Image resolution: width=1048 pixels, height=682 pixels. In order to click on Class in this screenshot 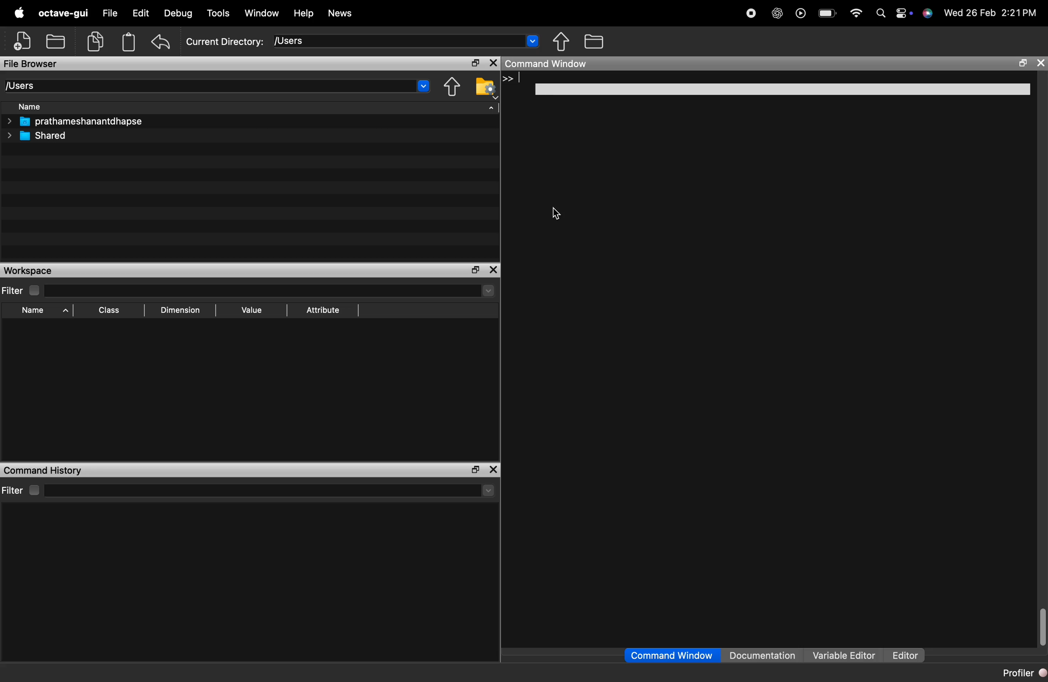, I will do `click(110, 309)`.